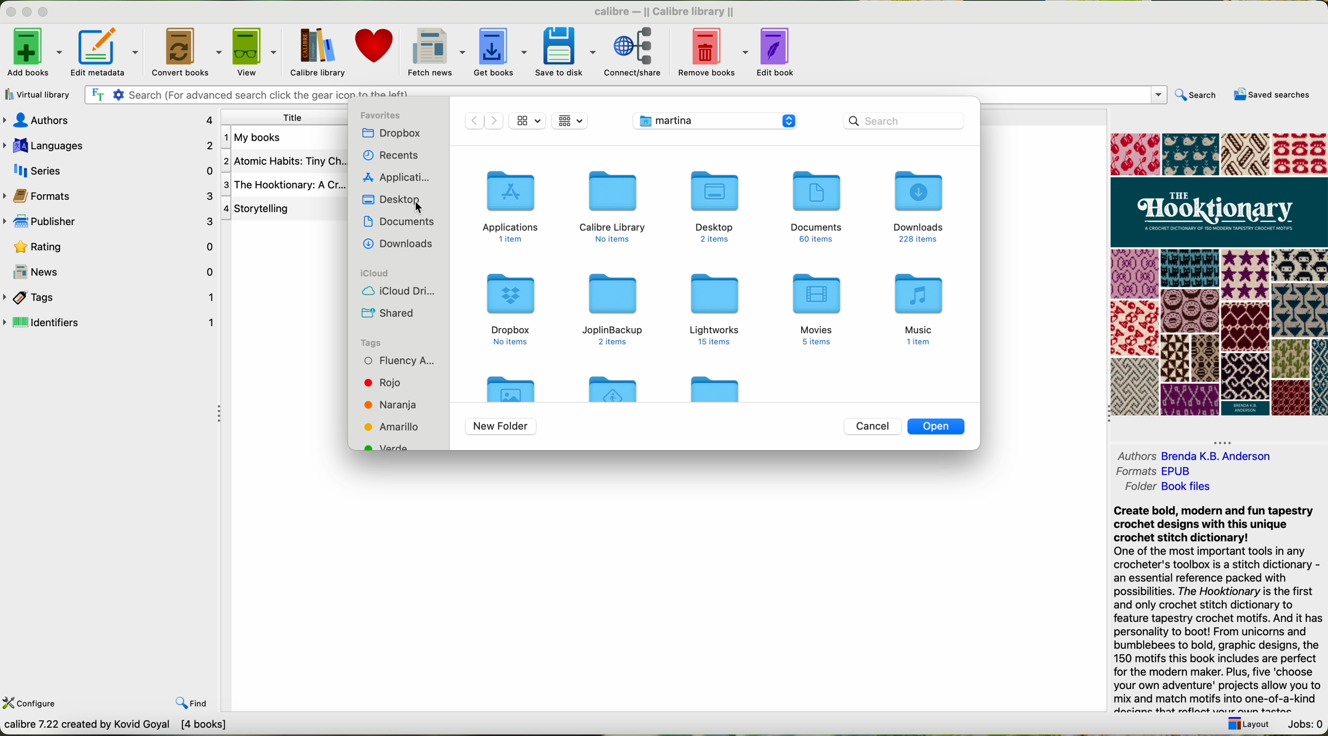 The height and width of the screenshot is (736, 1328). What do you see at coordinates (287, 118) in the screenshot?
I see `title` at bounding box center [287, 118].